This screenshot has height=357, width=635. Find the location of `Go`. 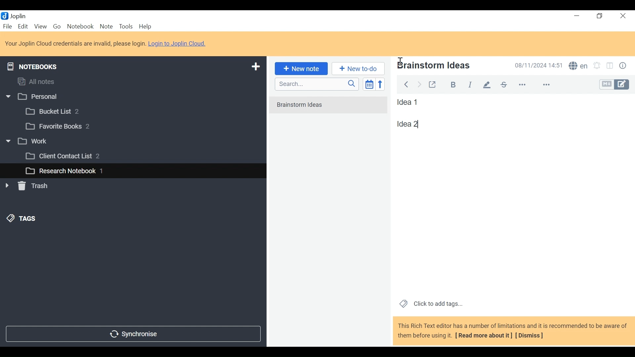

Go is located at coordinates (57, 26).